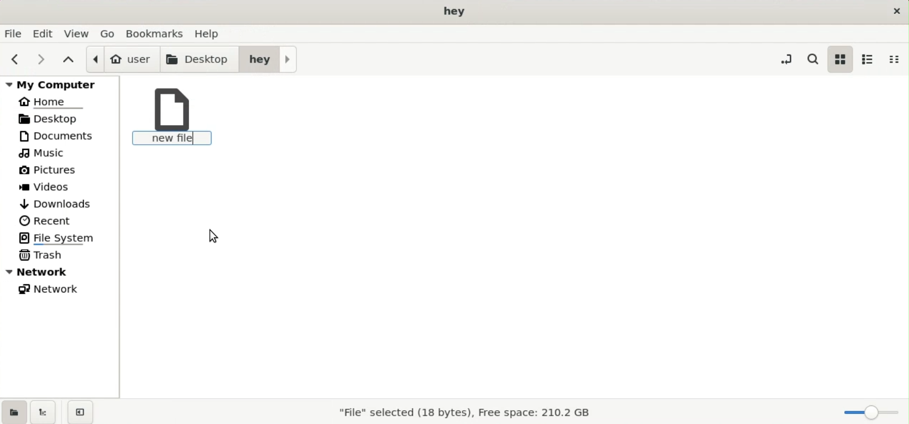 This screenshot has height=424, width=909. Describe the element at coordinates (38, 59) in the screenshot. I see `next` at that location.